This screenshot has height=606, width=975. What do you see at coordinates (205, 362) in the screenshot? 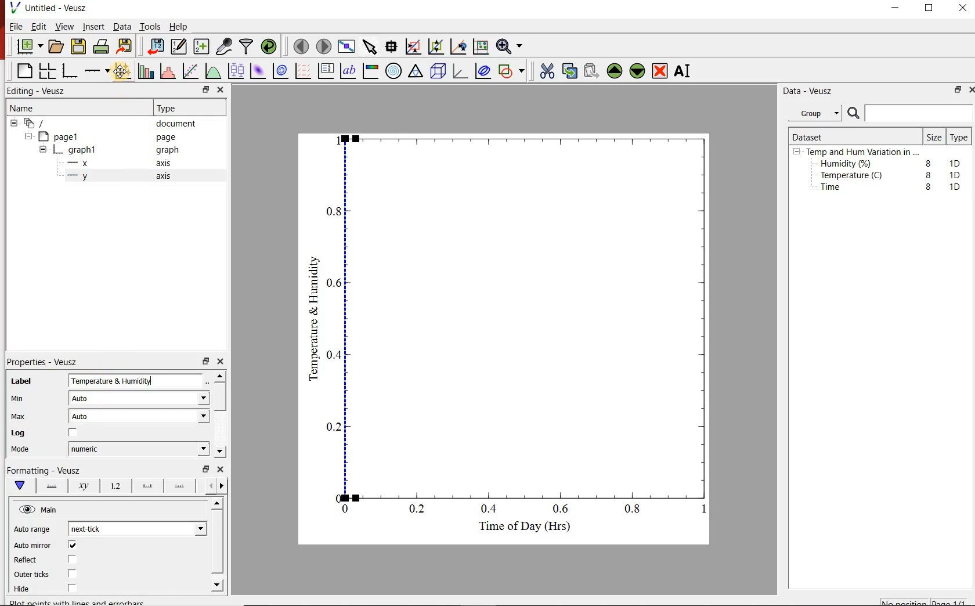
I see `restore down` at bounding box center [205, 362].